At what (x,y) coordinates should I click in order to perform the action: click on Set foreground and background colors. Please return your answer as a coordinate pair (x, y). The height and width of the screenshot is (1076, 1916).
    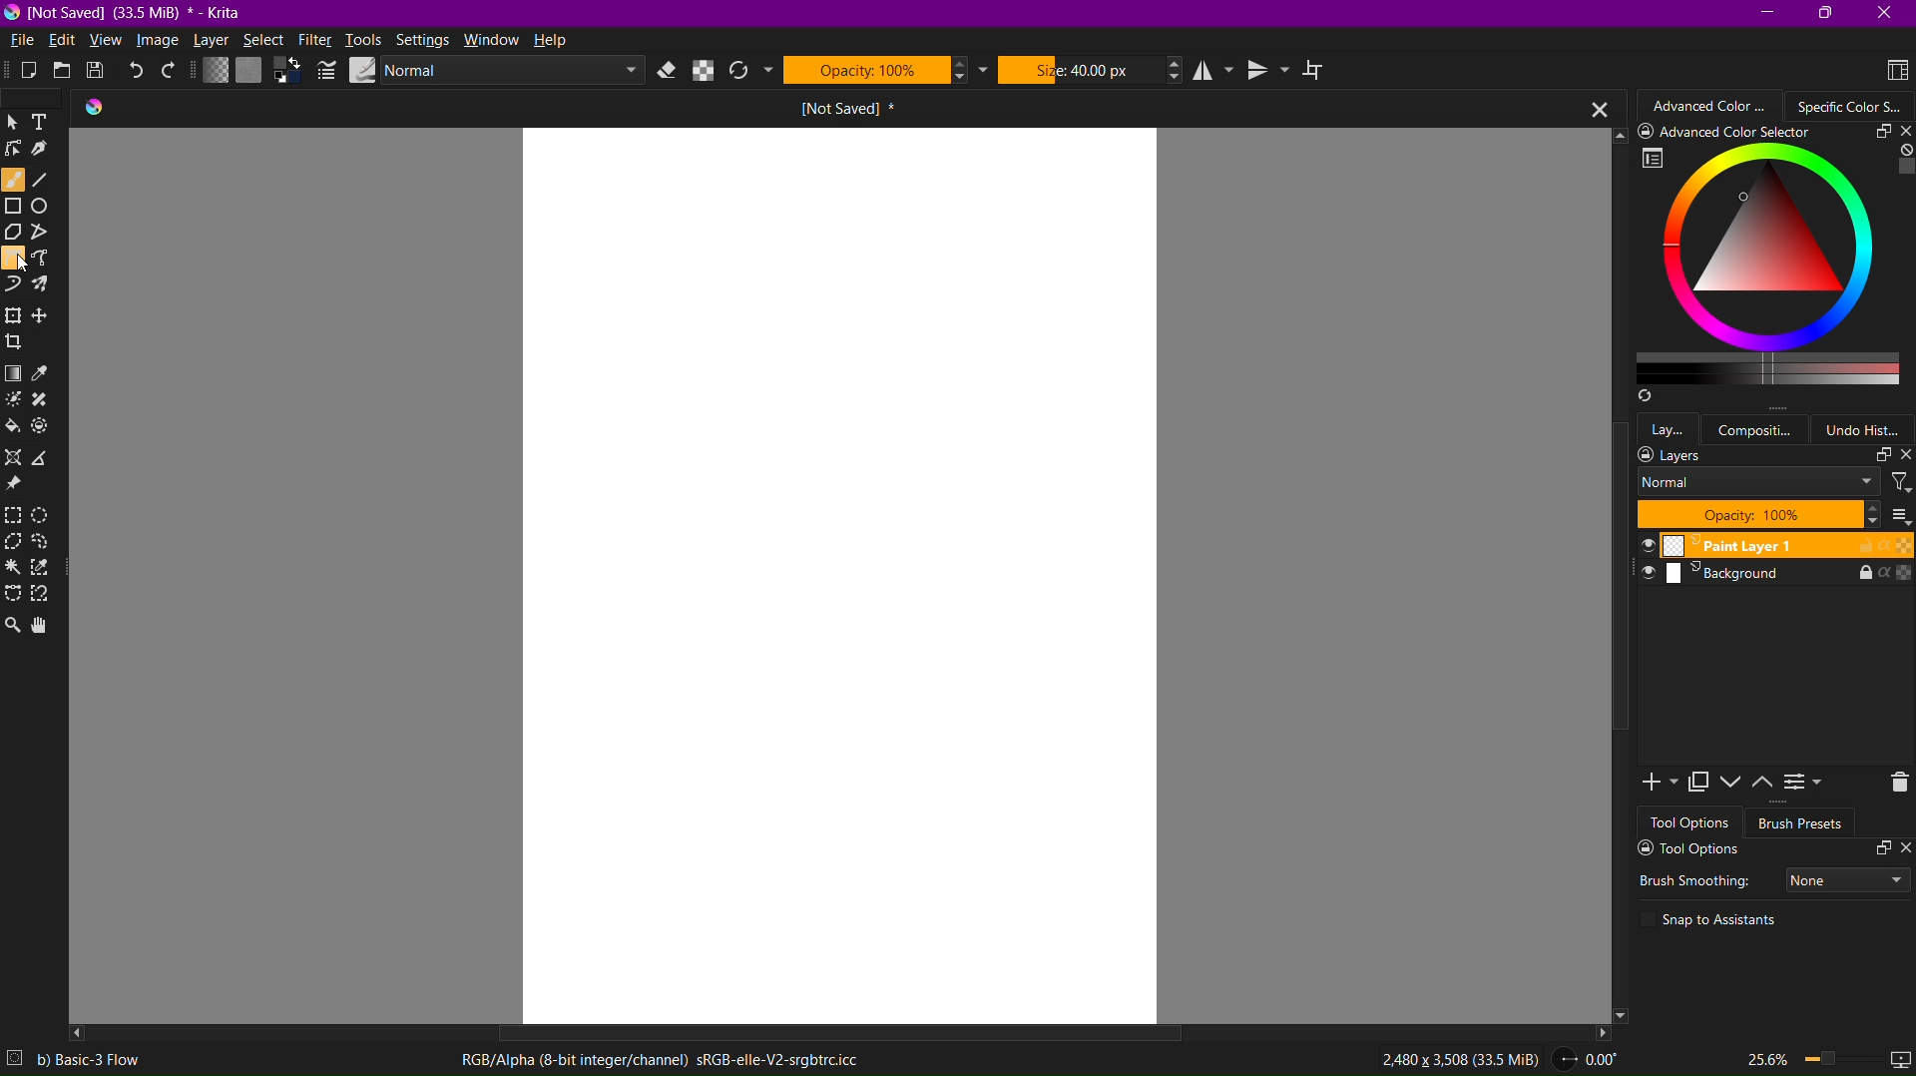
    Looking at the image, I should click on (287, 72).